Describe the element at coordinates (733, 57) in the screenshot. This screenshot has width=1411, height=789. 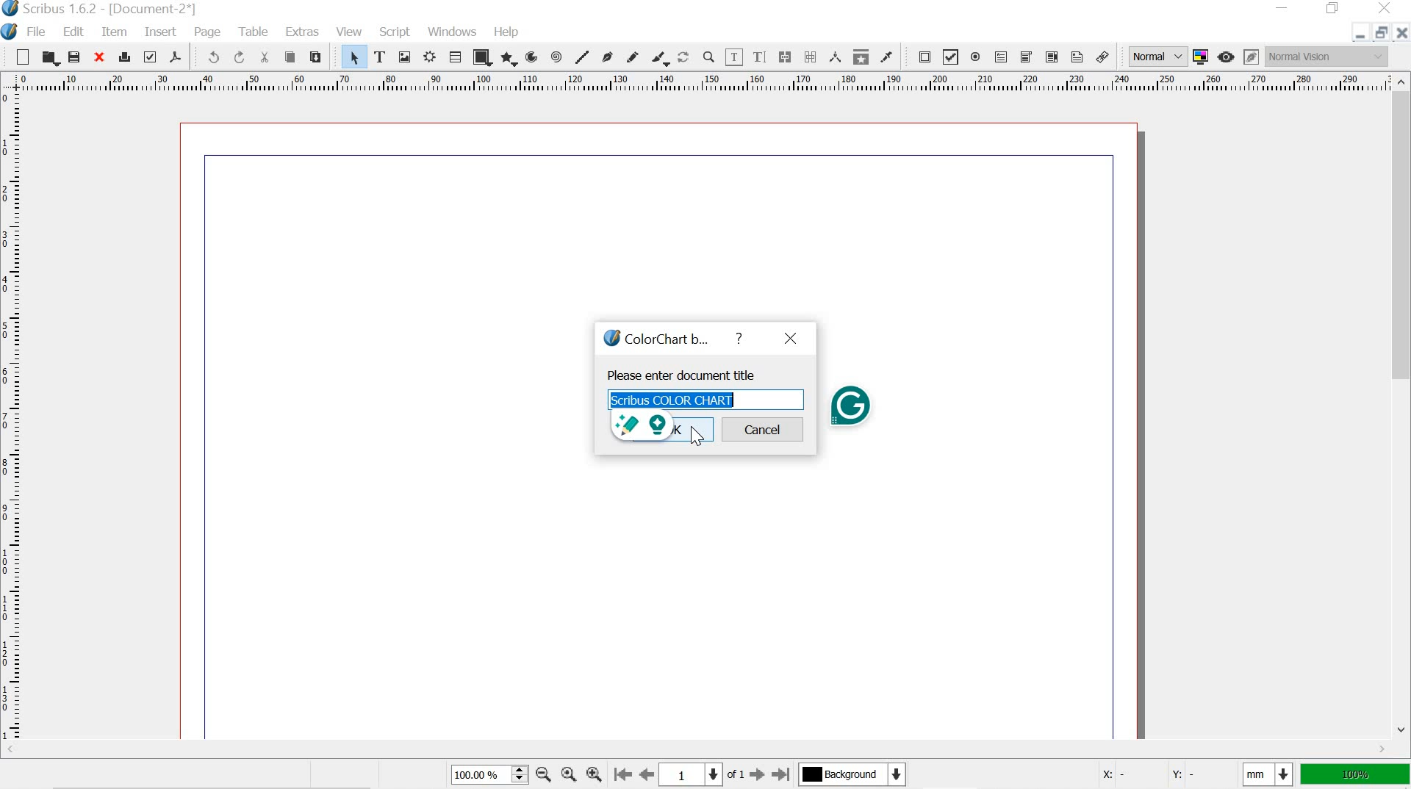
I see `edit contents of frame` at that location.